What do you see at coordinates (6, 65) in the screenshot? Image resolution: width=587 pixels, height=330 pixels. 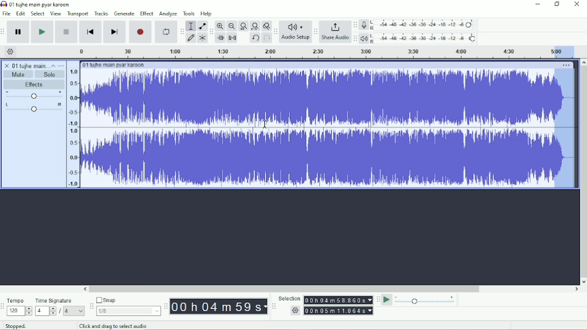 I see `close` at bounding box center [6, 65].